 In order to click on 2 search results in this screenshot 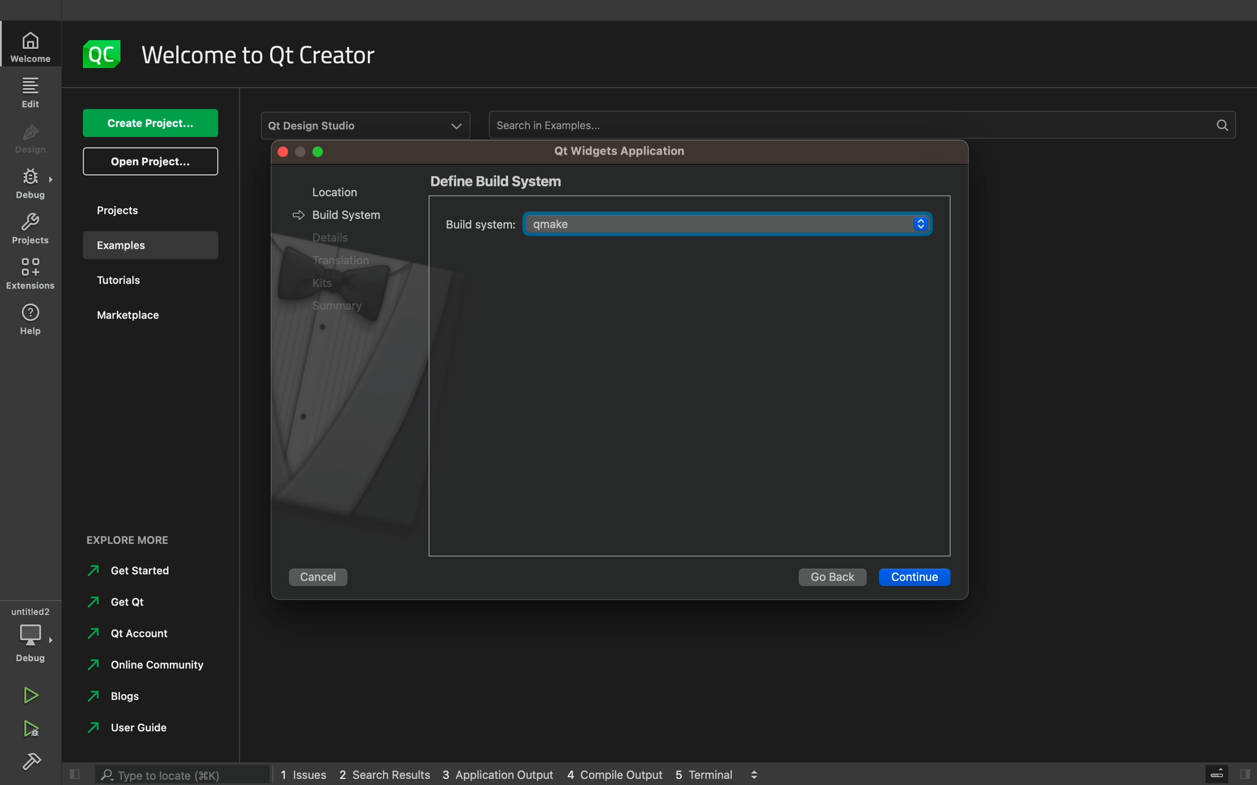, I will do `click(387, 775)`.